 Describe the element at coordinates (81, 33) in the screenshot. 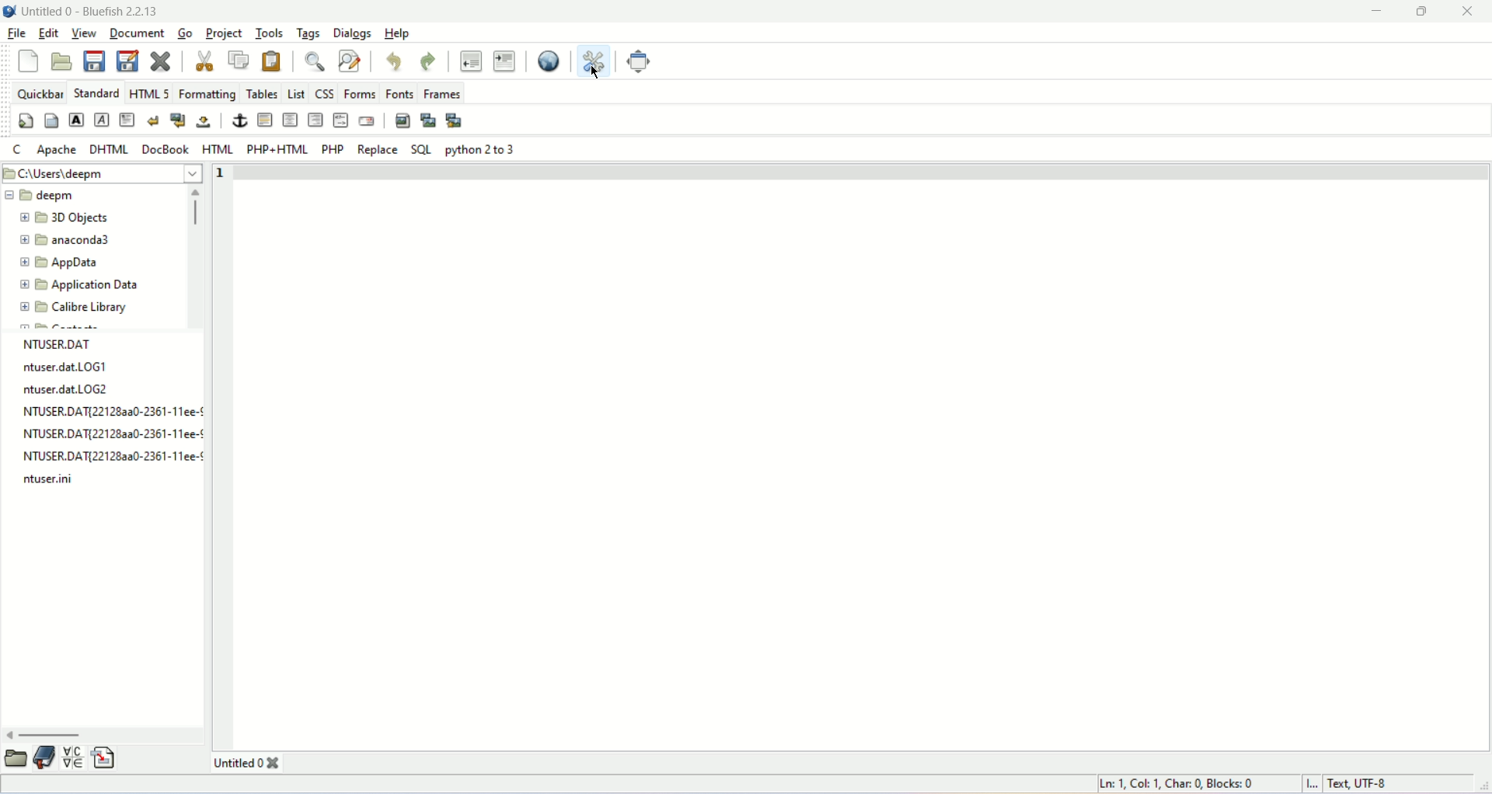

I see `view` at that location.